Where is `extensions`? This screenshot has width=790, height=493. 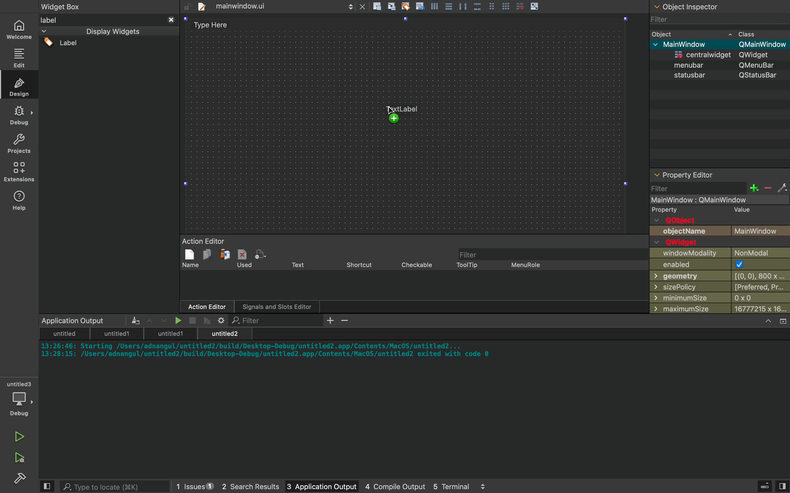 extensions is located at coordinates (21, 172).